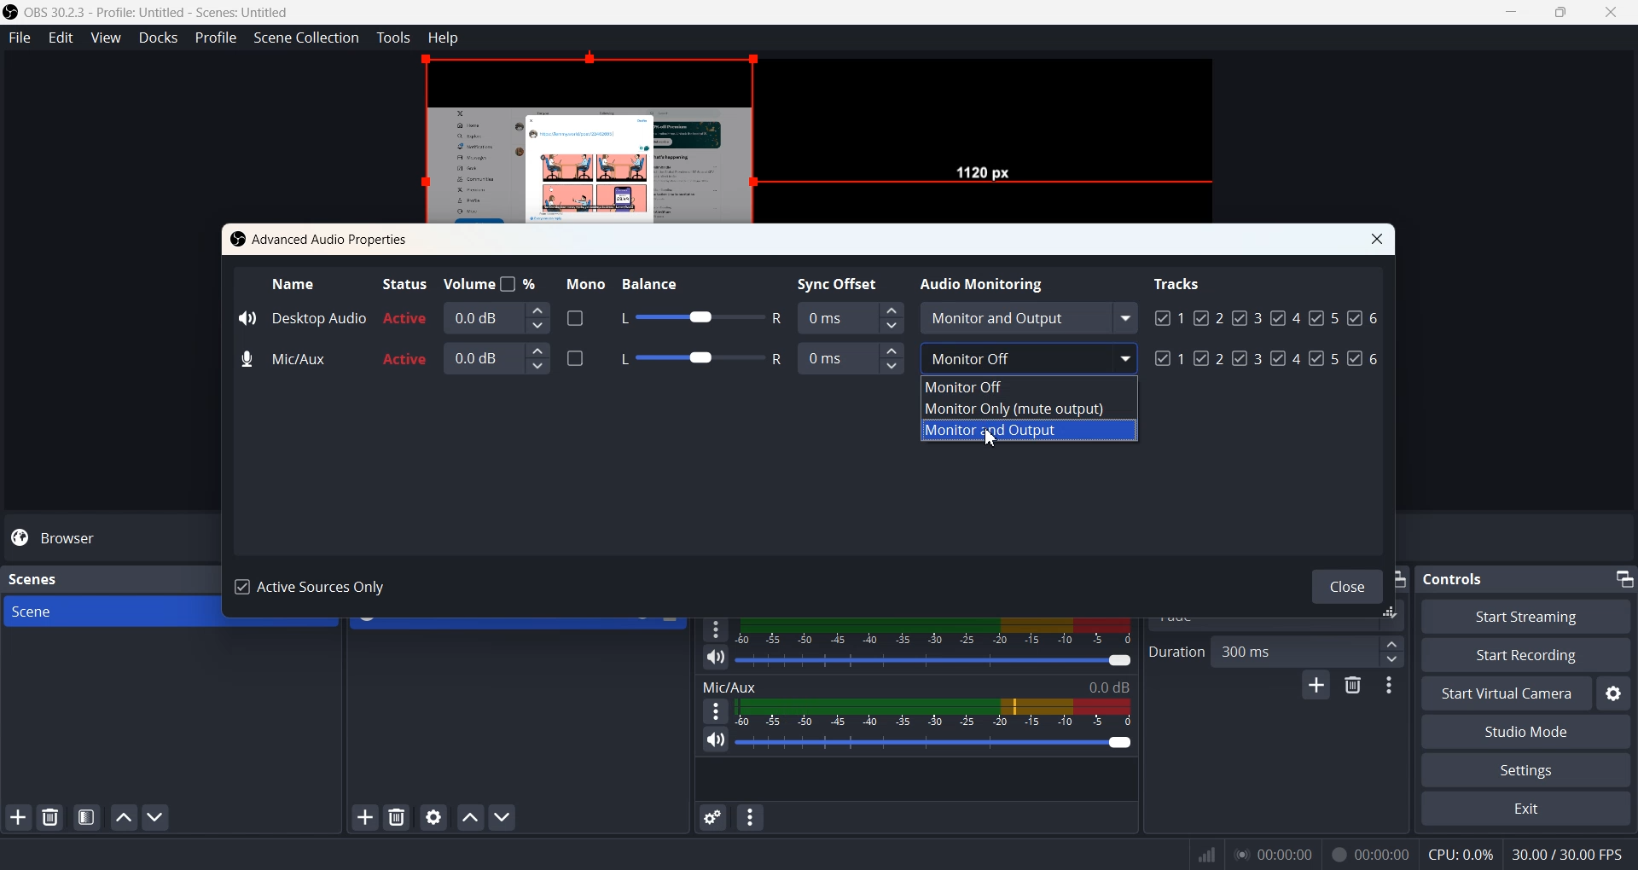 This screenshot has width=1638, height=870. What do you see at coordinates (32, 577) in the screenshot?
I see `Scenes` at bounding box center [32, 577].